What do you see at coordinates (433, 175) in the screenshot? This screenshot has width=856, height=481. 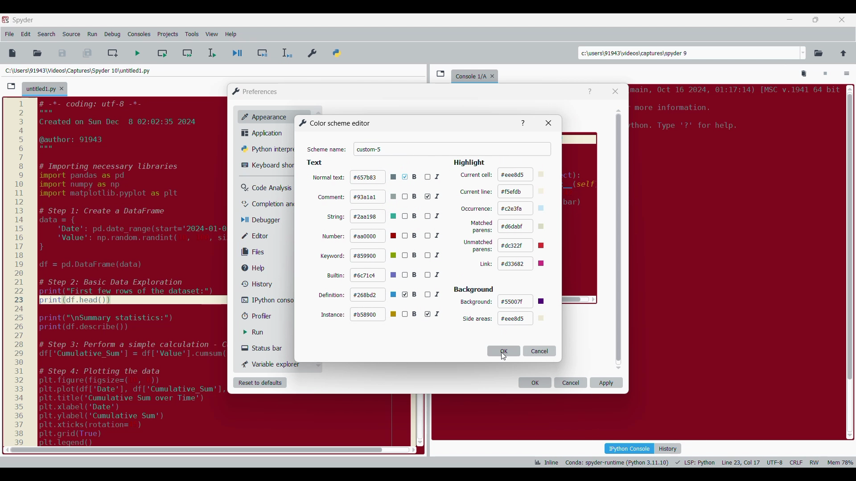 I see `I` at bounding box center [433, 175].